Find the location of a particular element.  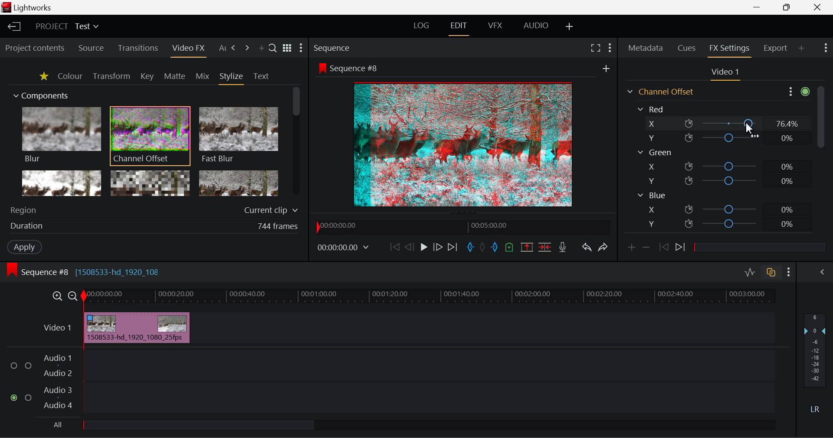

Region is located at coordinates (156, 209).